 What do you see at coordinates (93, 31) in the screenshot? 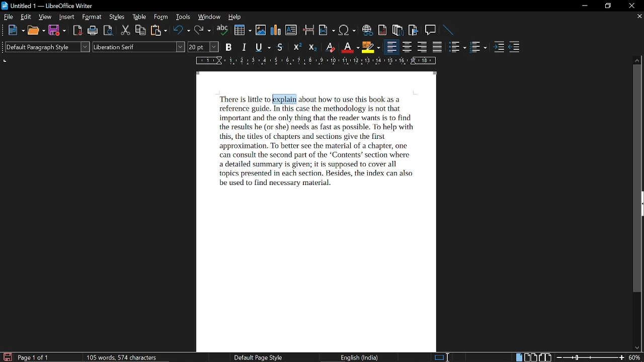
I see `print` at bounding box center [93, 31].